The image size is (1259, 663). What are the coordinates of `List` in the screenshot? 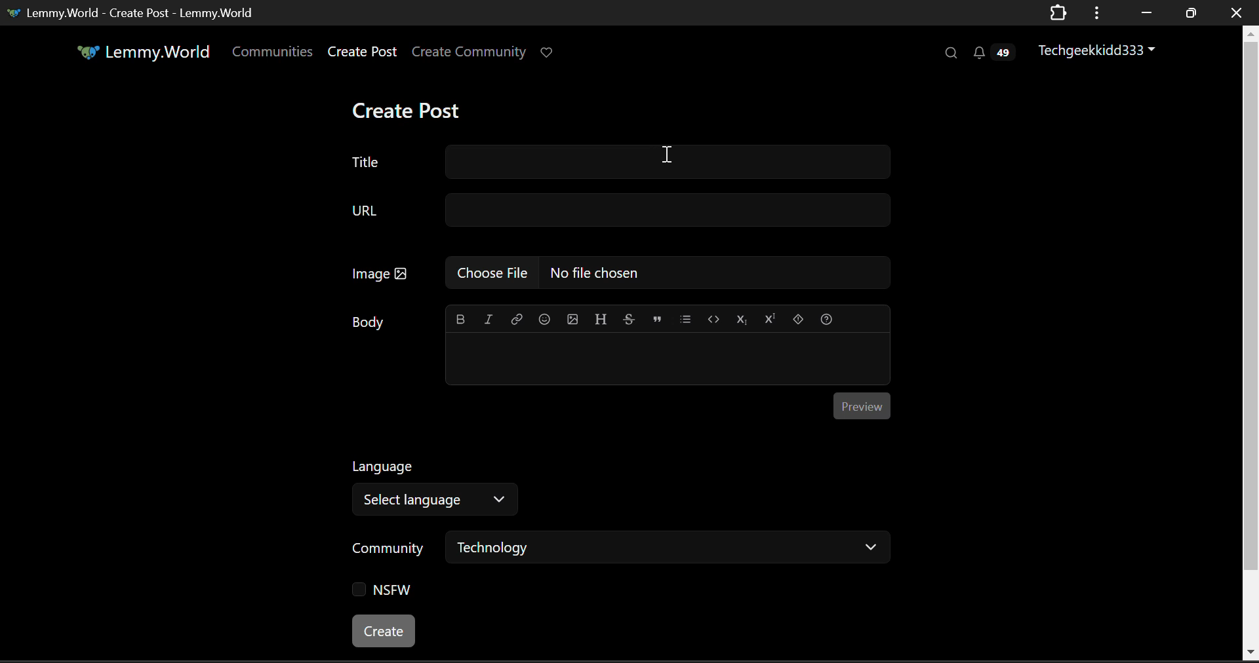 It's located at (685, 319).